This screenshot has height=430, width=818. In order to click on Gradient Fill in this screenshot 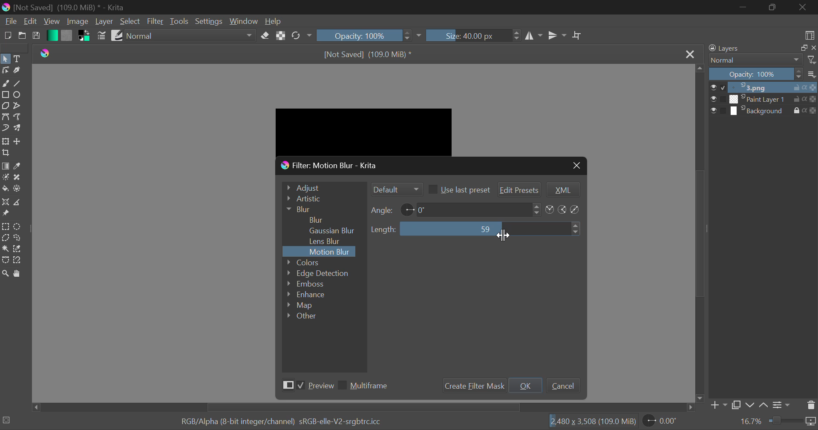, I will do `click(5, 166)`.